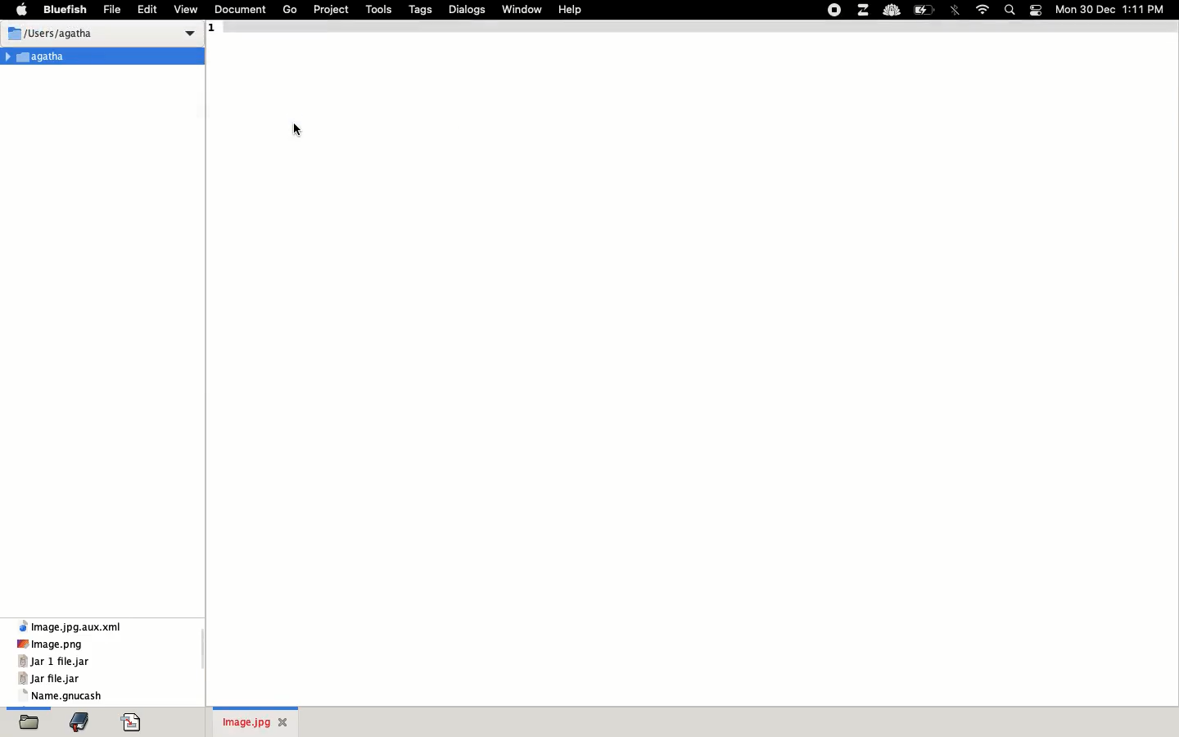 Image resolution: width=1179 pixels, height=737 pixels. What do you see at coordinates (928, 8) in the screenshot?
I see `charge` at bounding box center [928, 8].